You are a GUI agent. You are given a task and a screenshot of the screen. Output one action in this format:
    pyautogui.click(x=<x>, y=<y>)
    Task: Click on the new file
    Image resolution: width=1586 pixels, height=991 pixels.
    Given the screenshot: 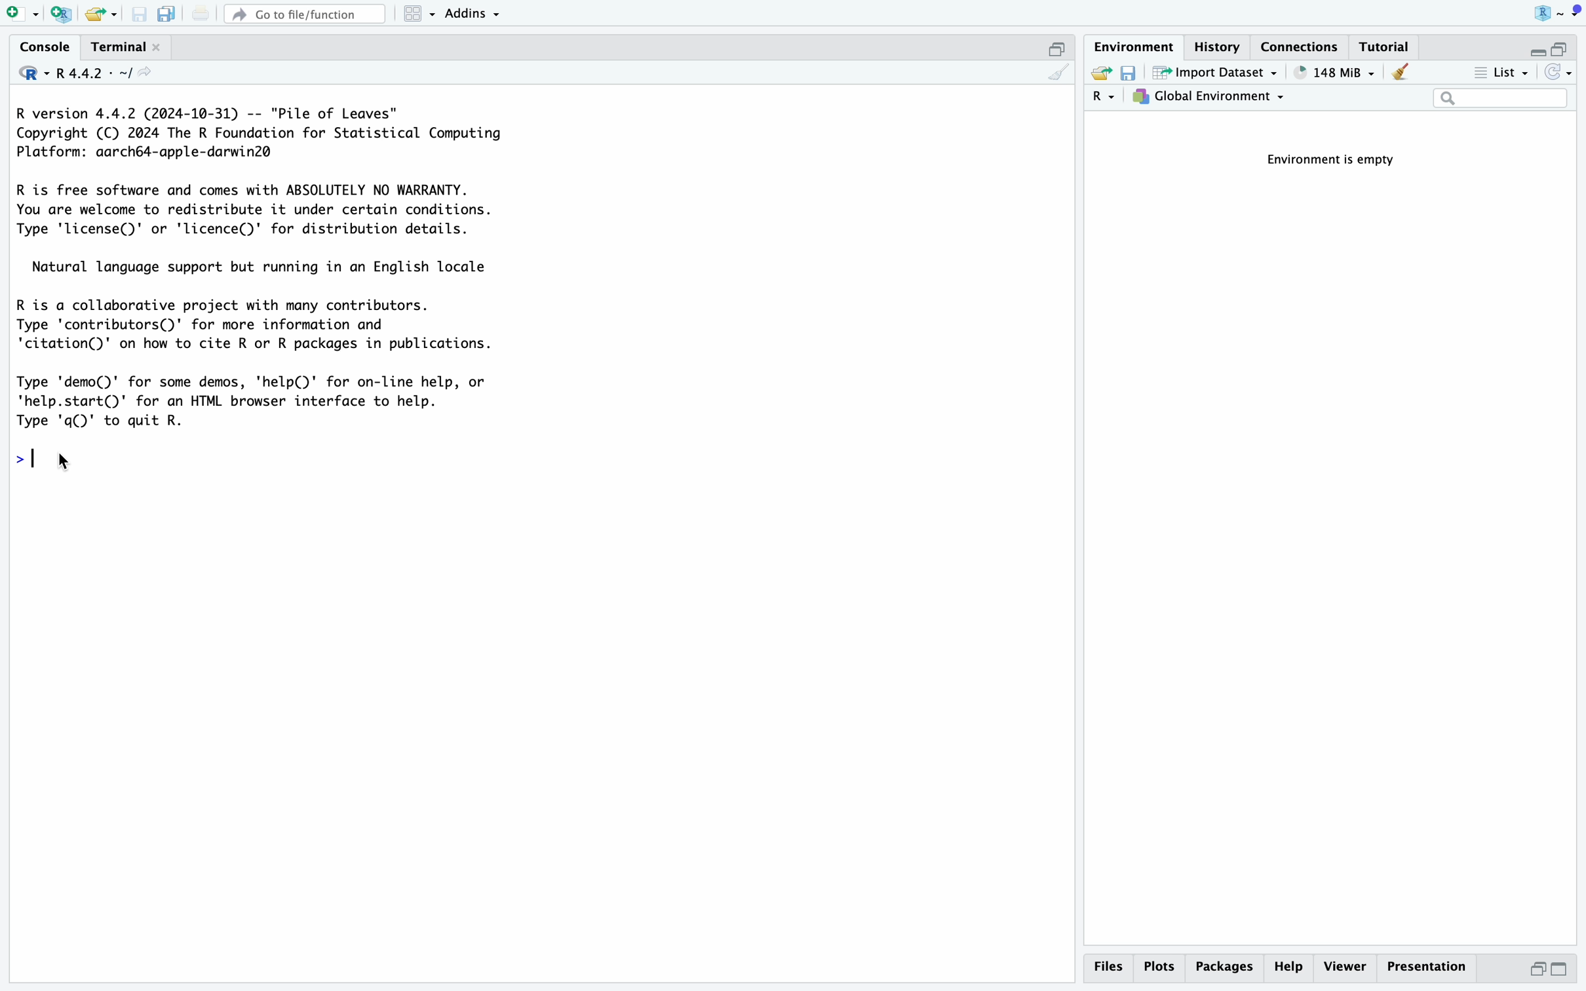 What is the action you would take?
    pyautogui.click(x=20, y=12)
    